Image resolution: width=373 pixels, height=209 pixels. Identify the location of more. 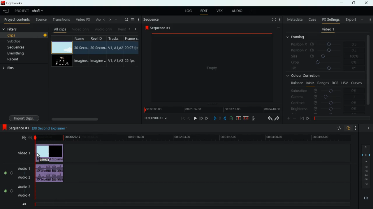
(117, 20).